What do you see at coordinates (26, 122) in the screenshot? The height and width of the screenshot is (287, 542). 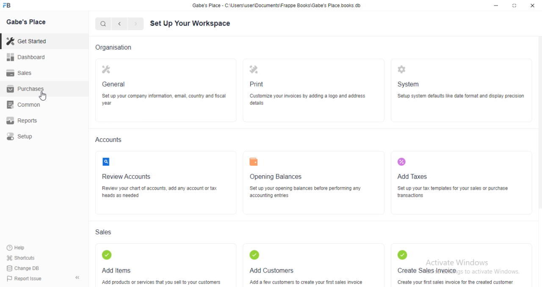 I see `Reports.` at bounding box center [26, 122].